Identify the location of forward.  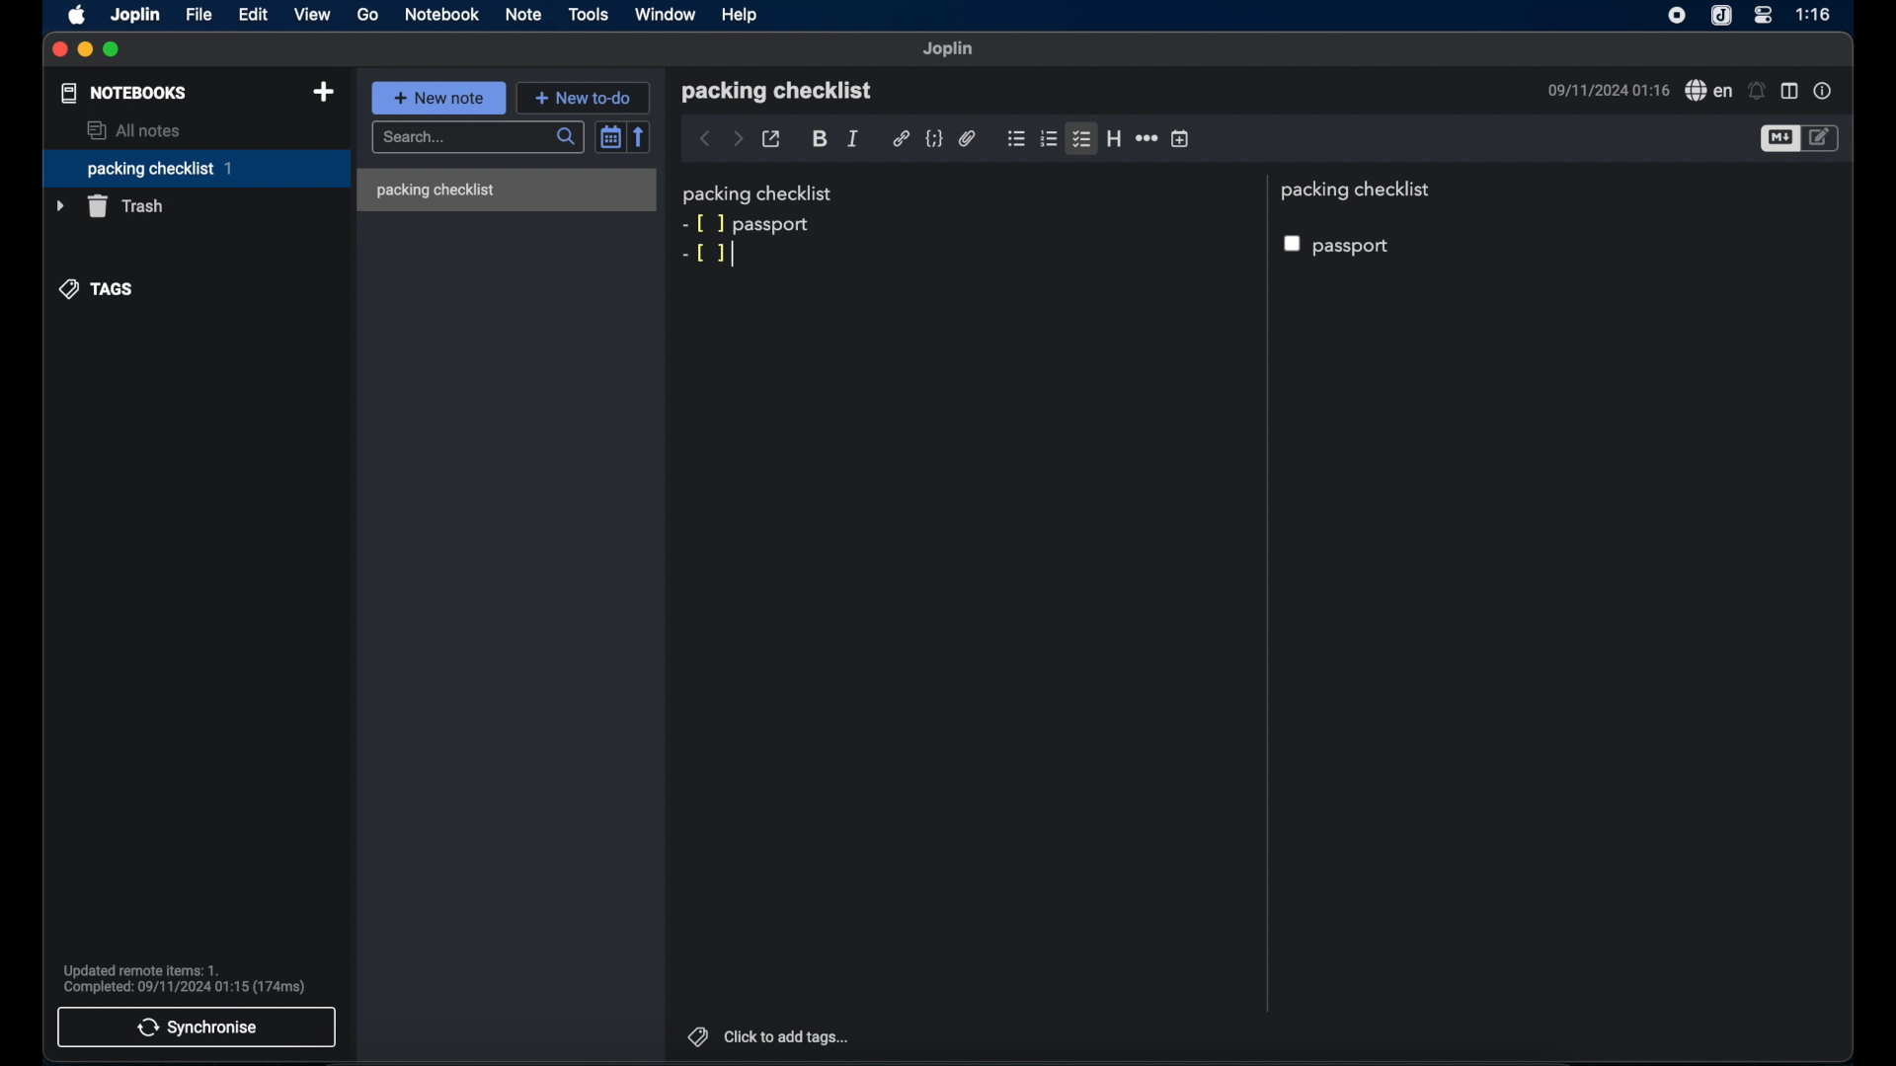
(738, 138).